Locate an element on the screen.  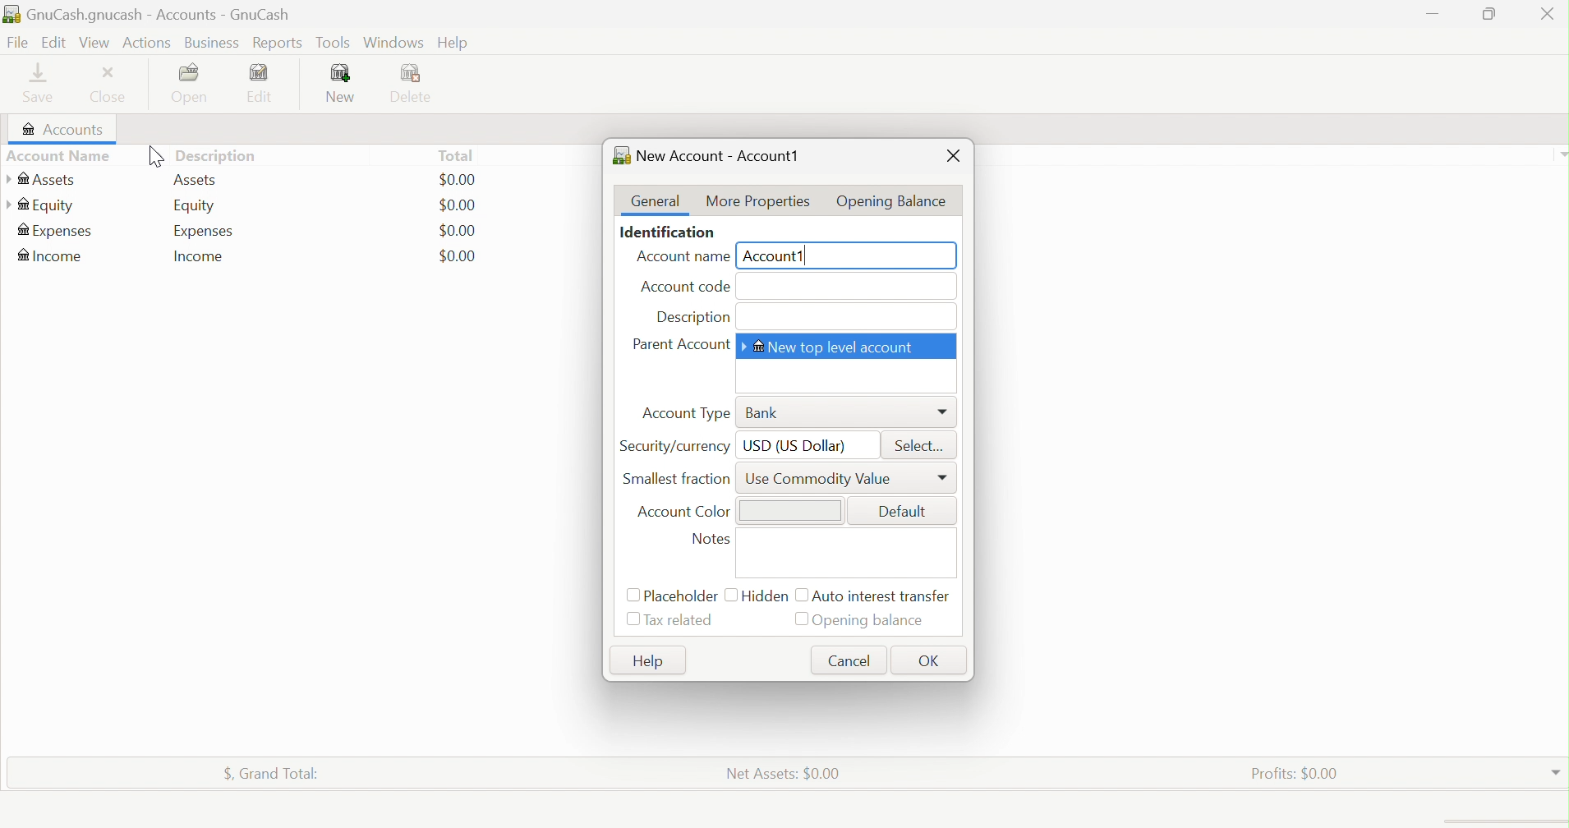
$0.00 is located at coordinates (458, 255).